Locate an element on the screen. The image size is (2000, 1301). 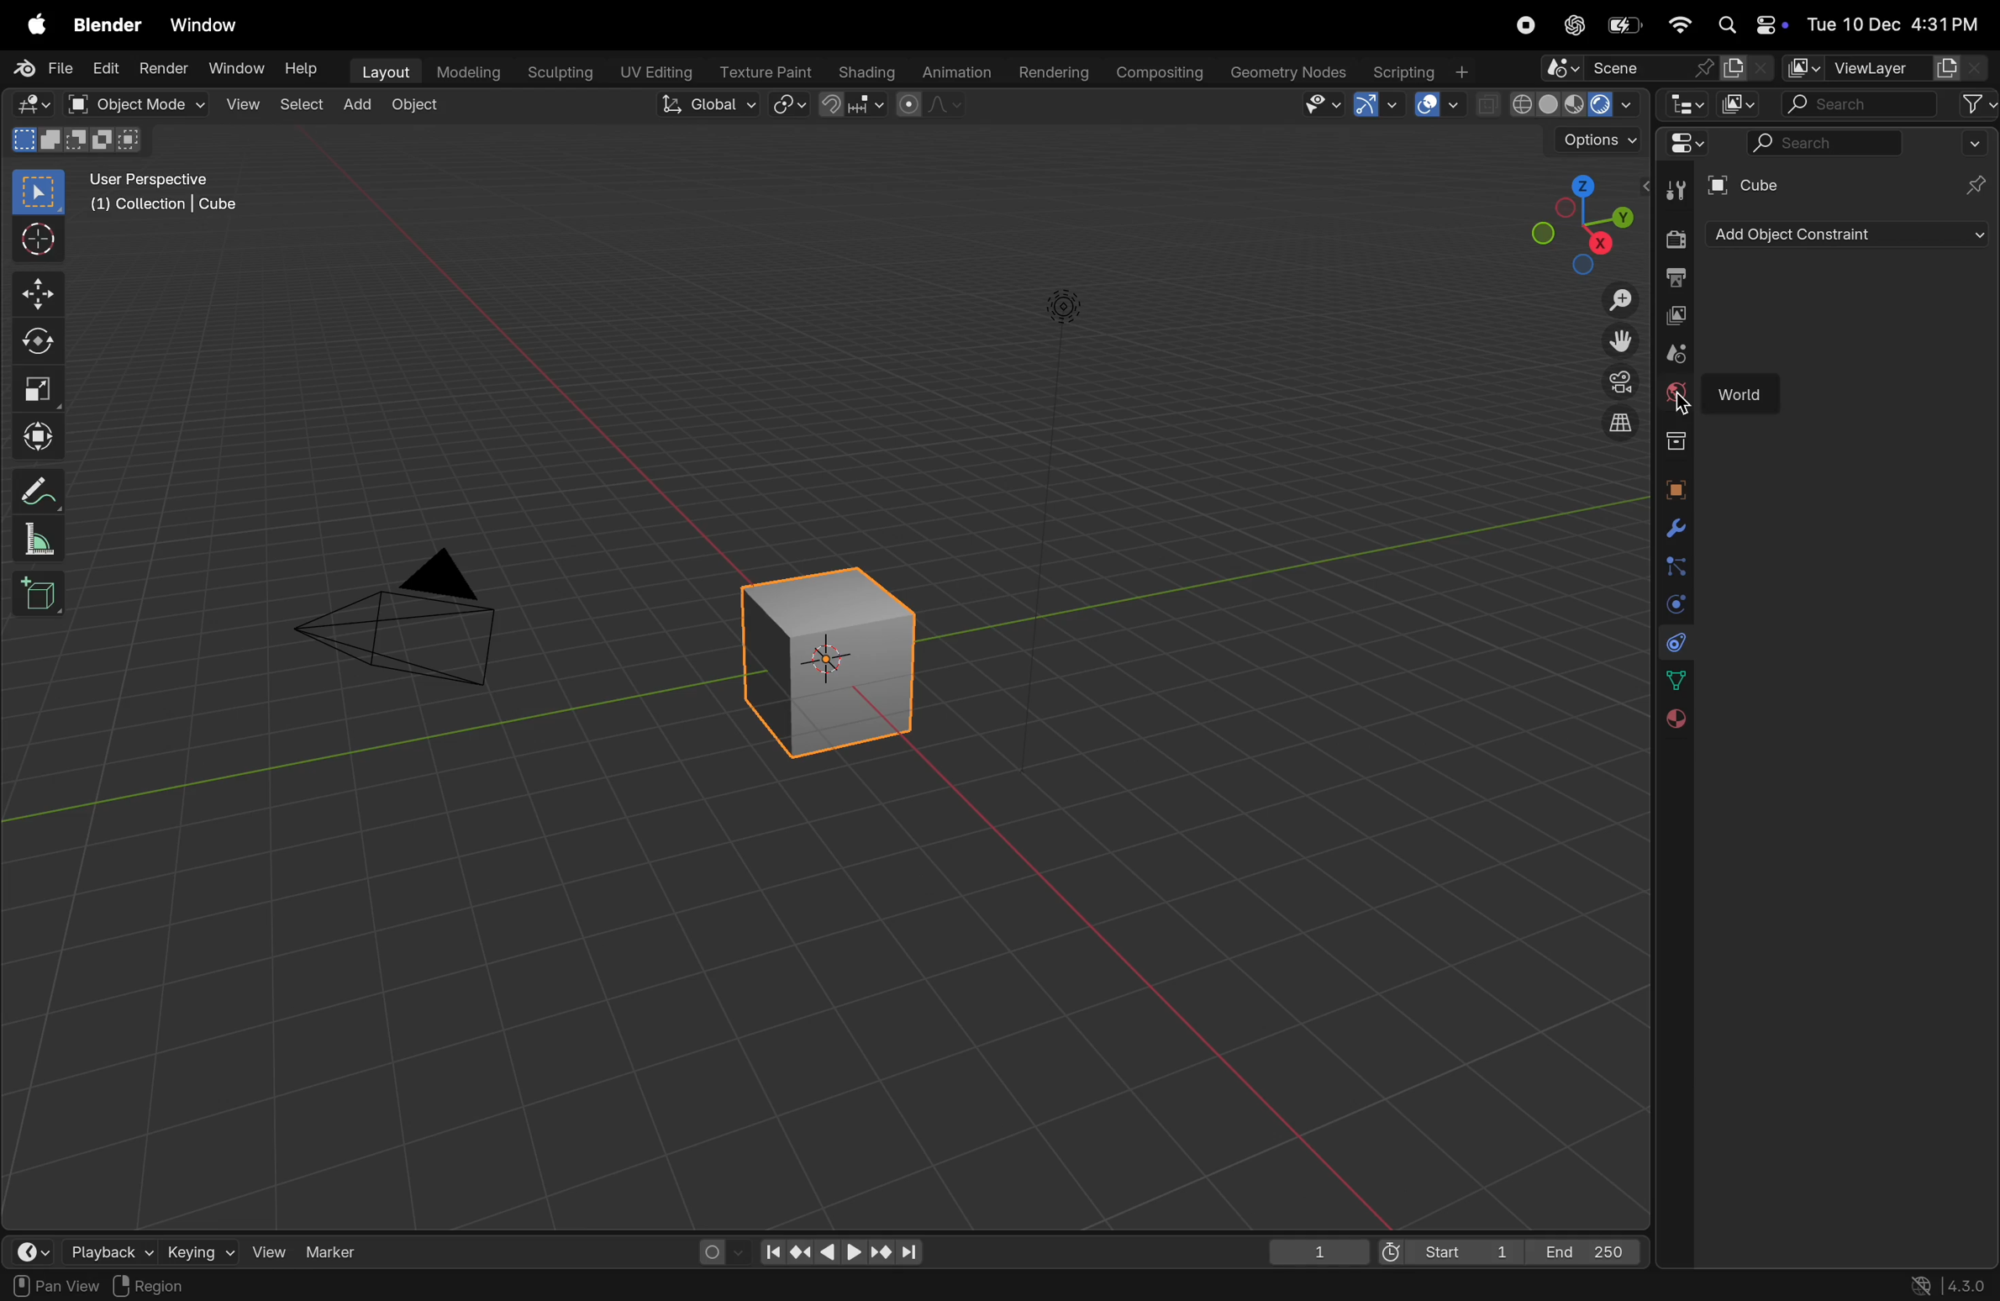
record is located at coordinates (1530, 28).